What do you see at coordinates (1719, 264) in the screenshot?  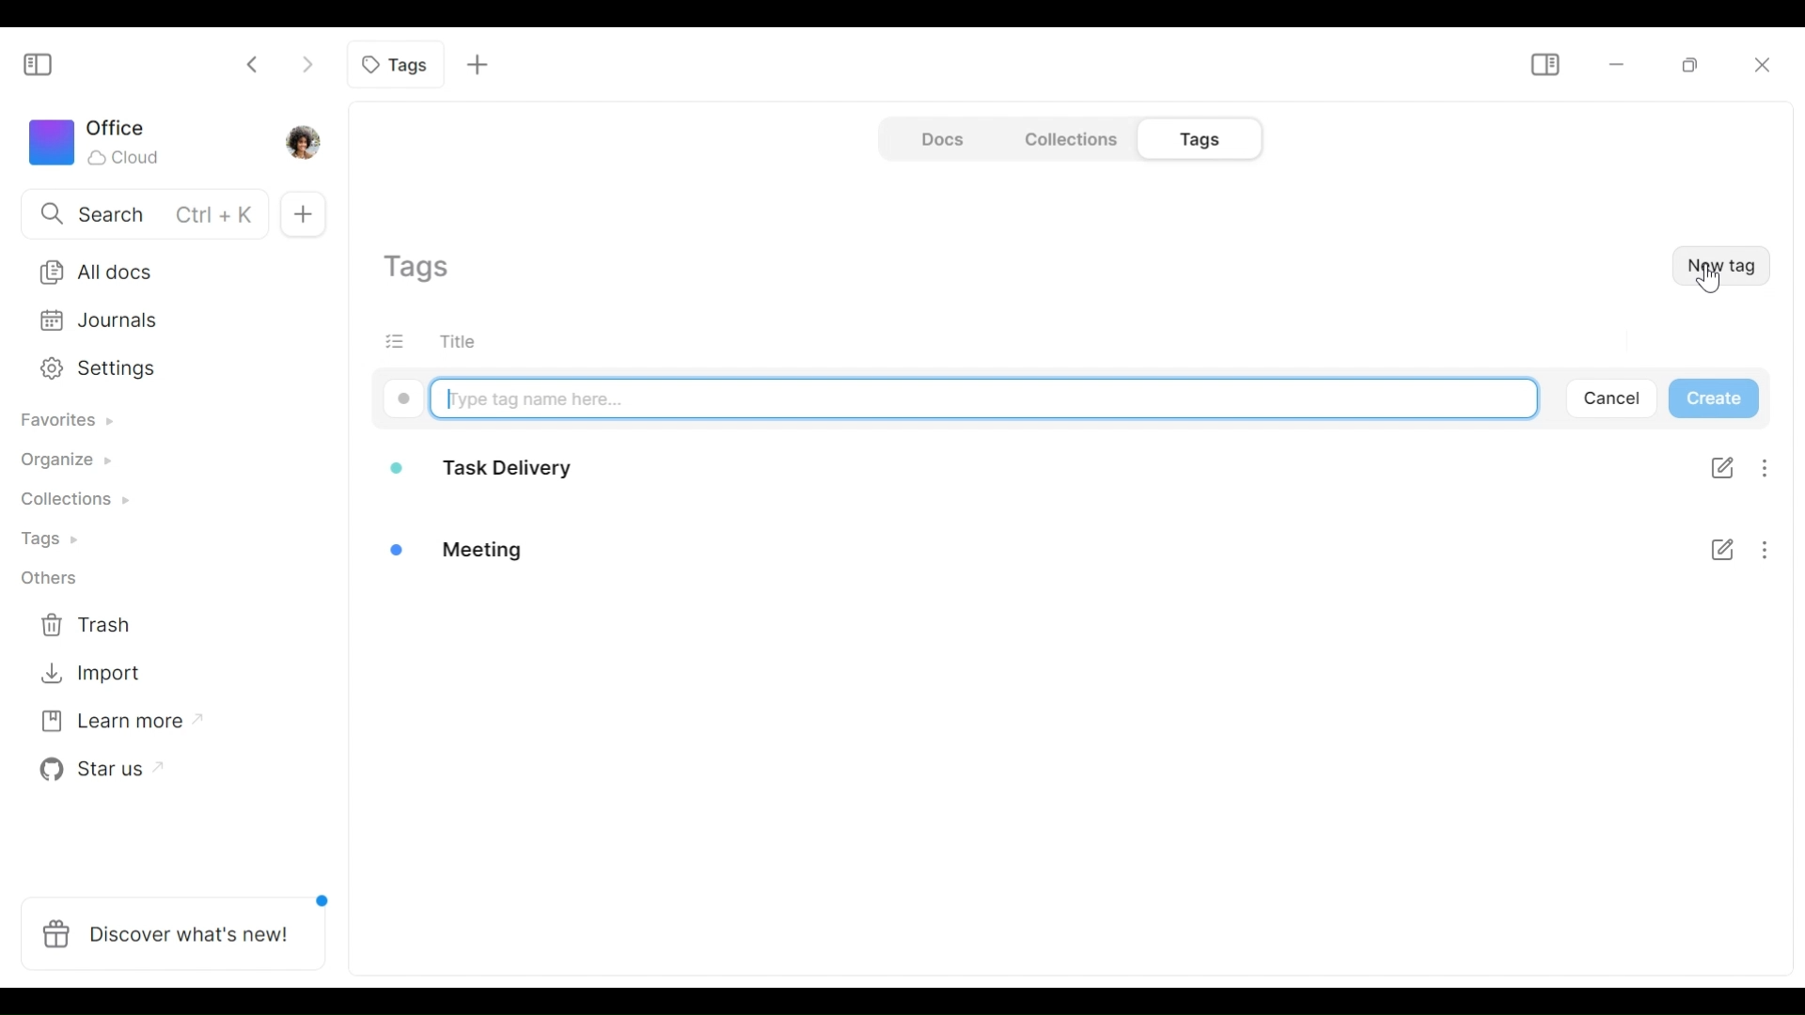 I see `New Tag` at bounding box center [1719, 264].